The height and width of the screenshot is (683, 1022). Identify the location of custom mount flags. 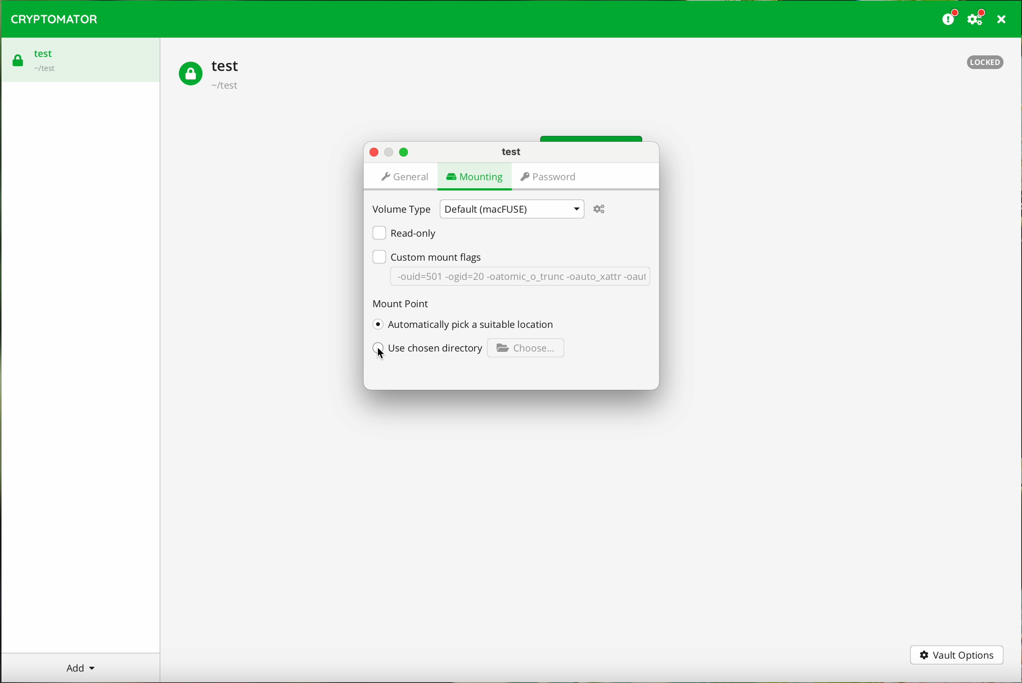
(428, 256).